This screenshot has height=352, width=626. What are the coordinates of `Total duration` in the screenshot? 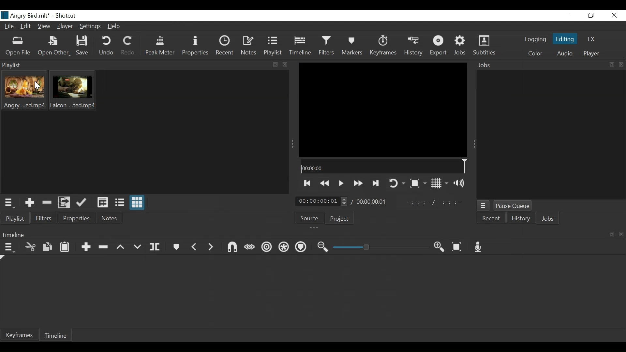 It's located at (372, 201).